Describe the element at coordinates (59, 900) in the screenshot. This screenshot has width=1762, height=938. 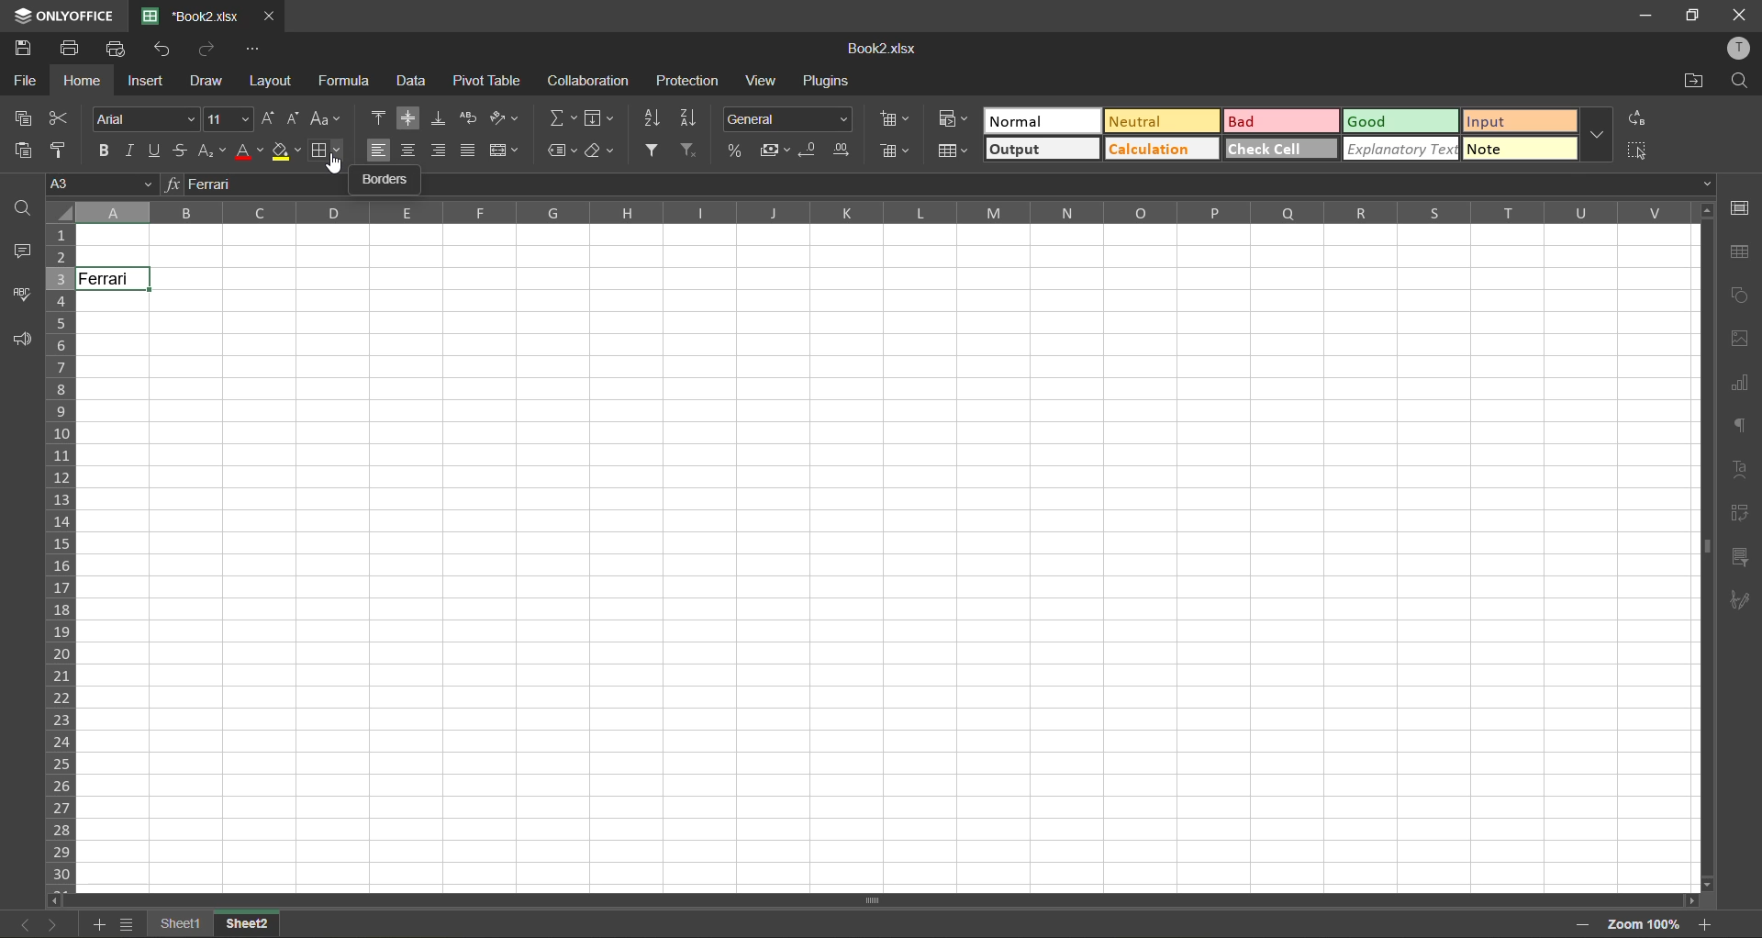
I see `scroll left` at that location.